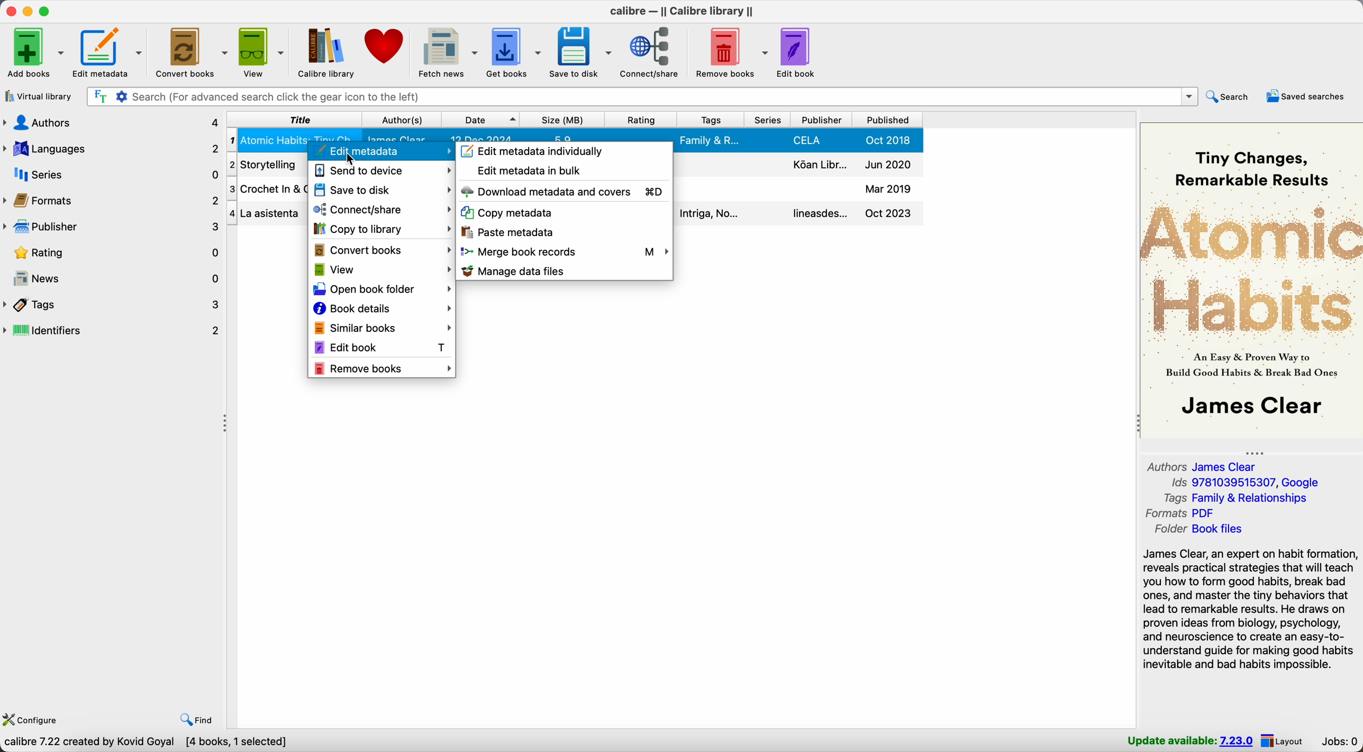 The height and width of the screenshot is (752, 1363). What do you see at coordinates (887, 120) in the screenshot?
I see `published` at bounding box center [887, 120].